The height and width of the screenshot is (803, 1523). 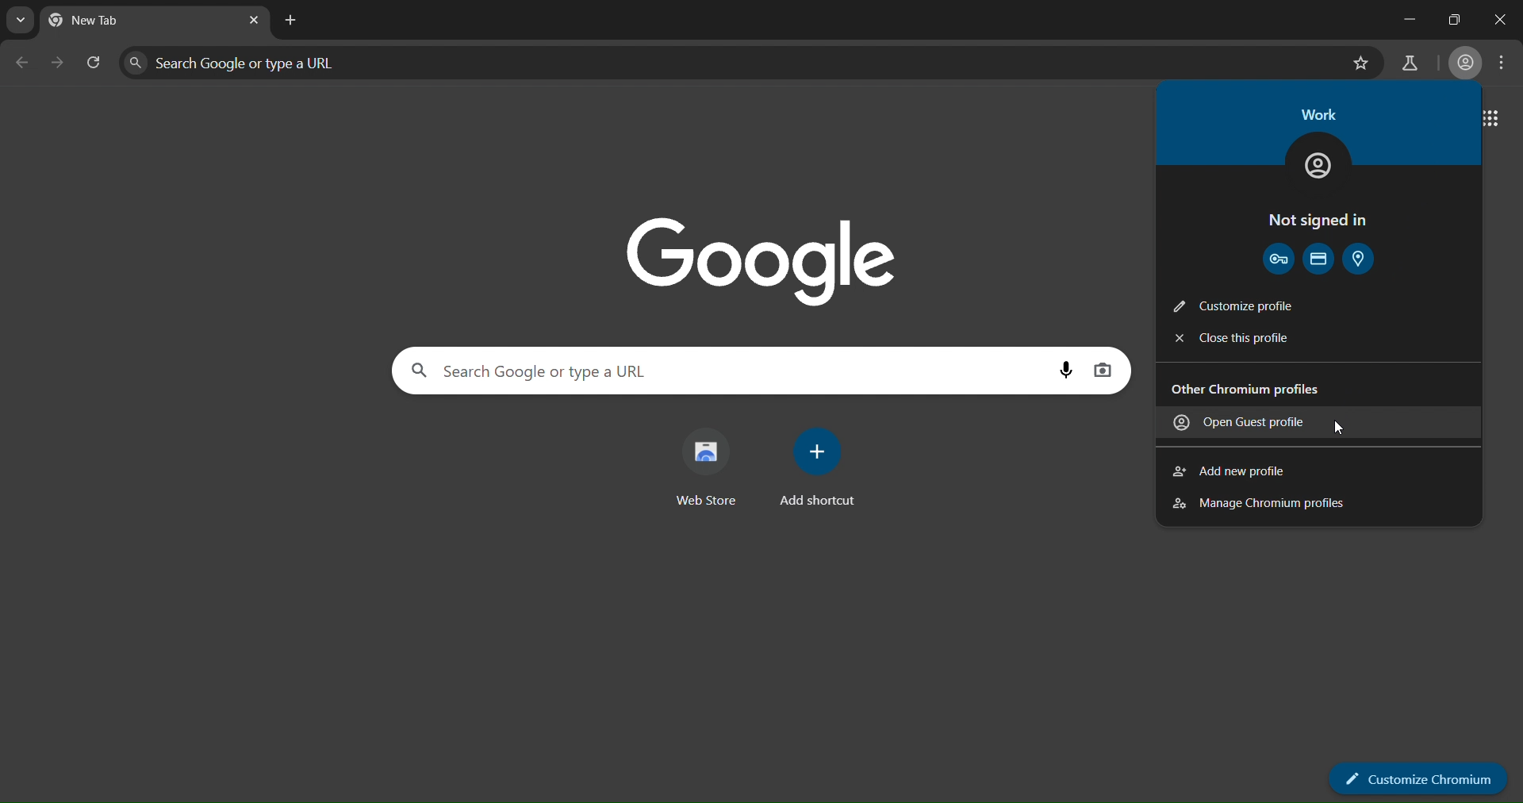 I want to click on work, so click(x=1318, y=113).